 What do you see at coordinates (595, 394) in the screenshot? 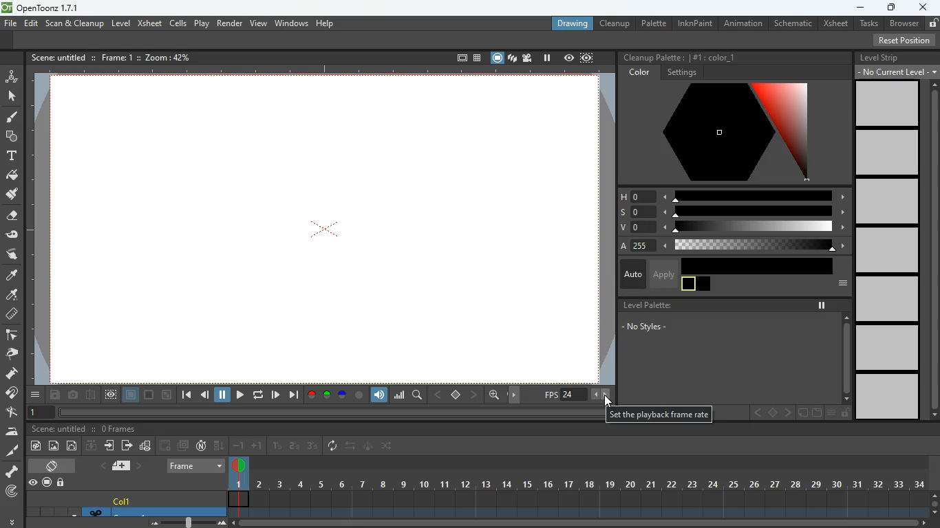
I see `less` at bounding box center [595, 394].